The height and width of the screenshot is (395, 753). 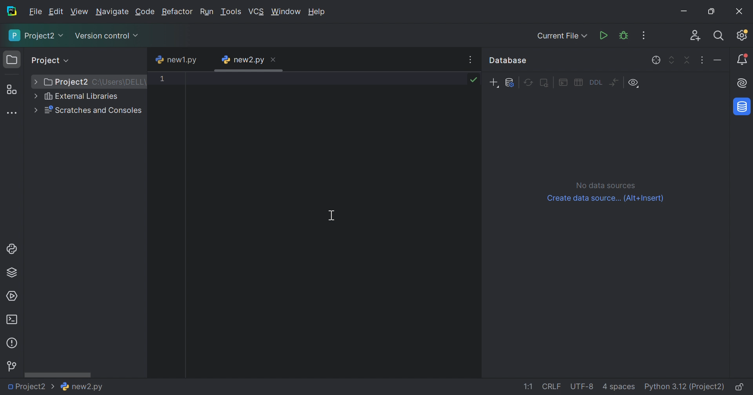 I want to click on Got to DDL, so click(x=596, y=82).